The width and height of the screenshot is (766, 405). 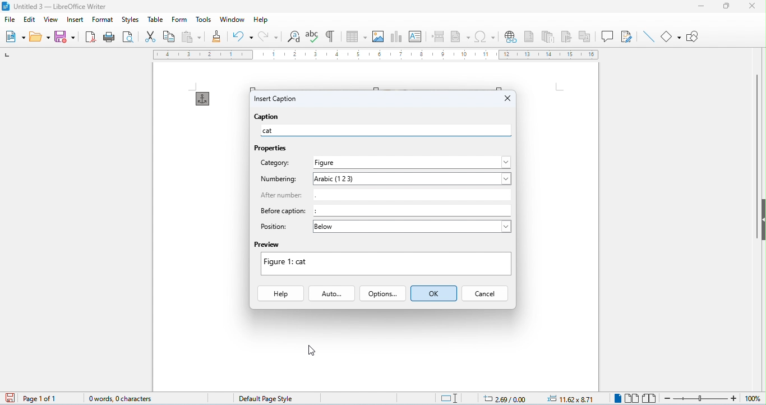 What do you see at coordinates (283, 197) in the screenshot?
I see `after number` at bounding box center [283, 197].